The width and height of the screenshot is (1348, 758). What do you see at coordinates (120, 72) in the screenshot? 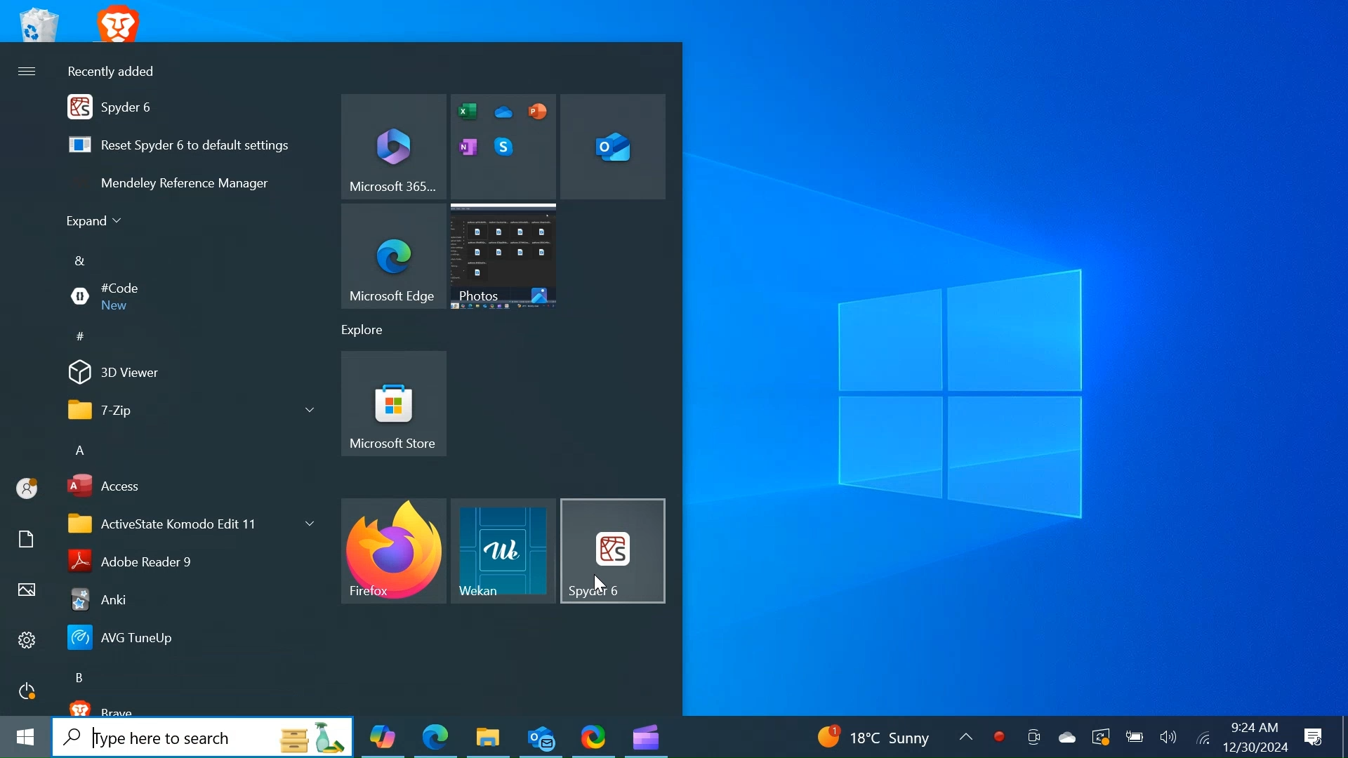
I see `Recently added` at bounding box center [120, 72].